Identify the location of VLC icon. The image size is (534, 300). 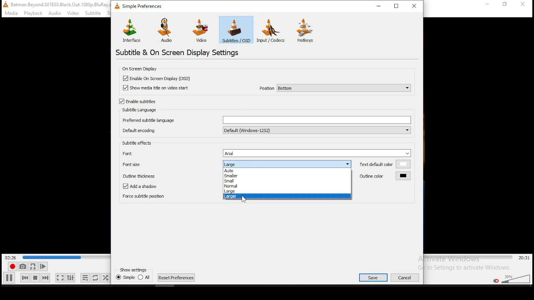
(5, 4).